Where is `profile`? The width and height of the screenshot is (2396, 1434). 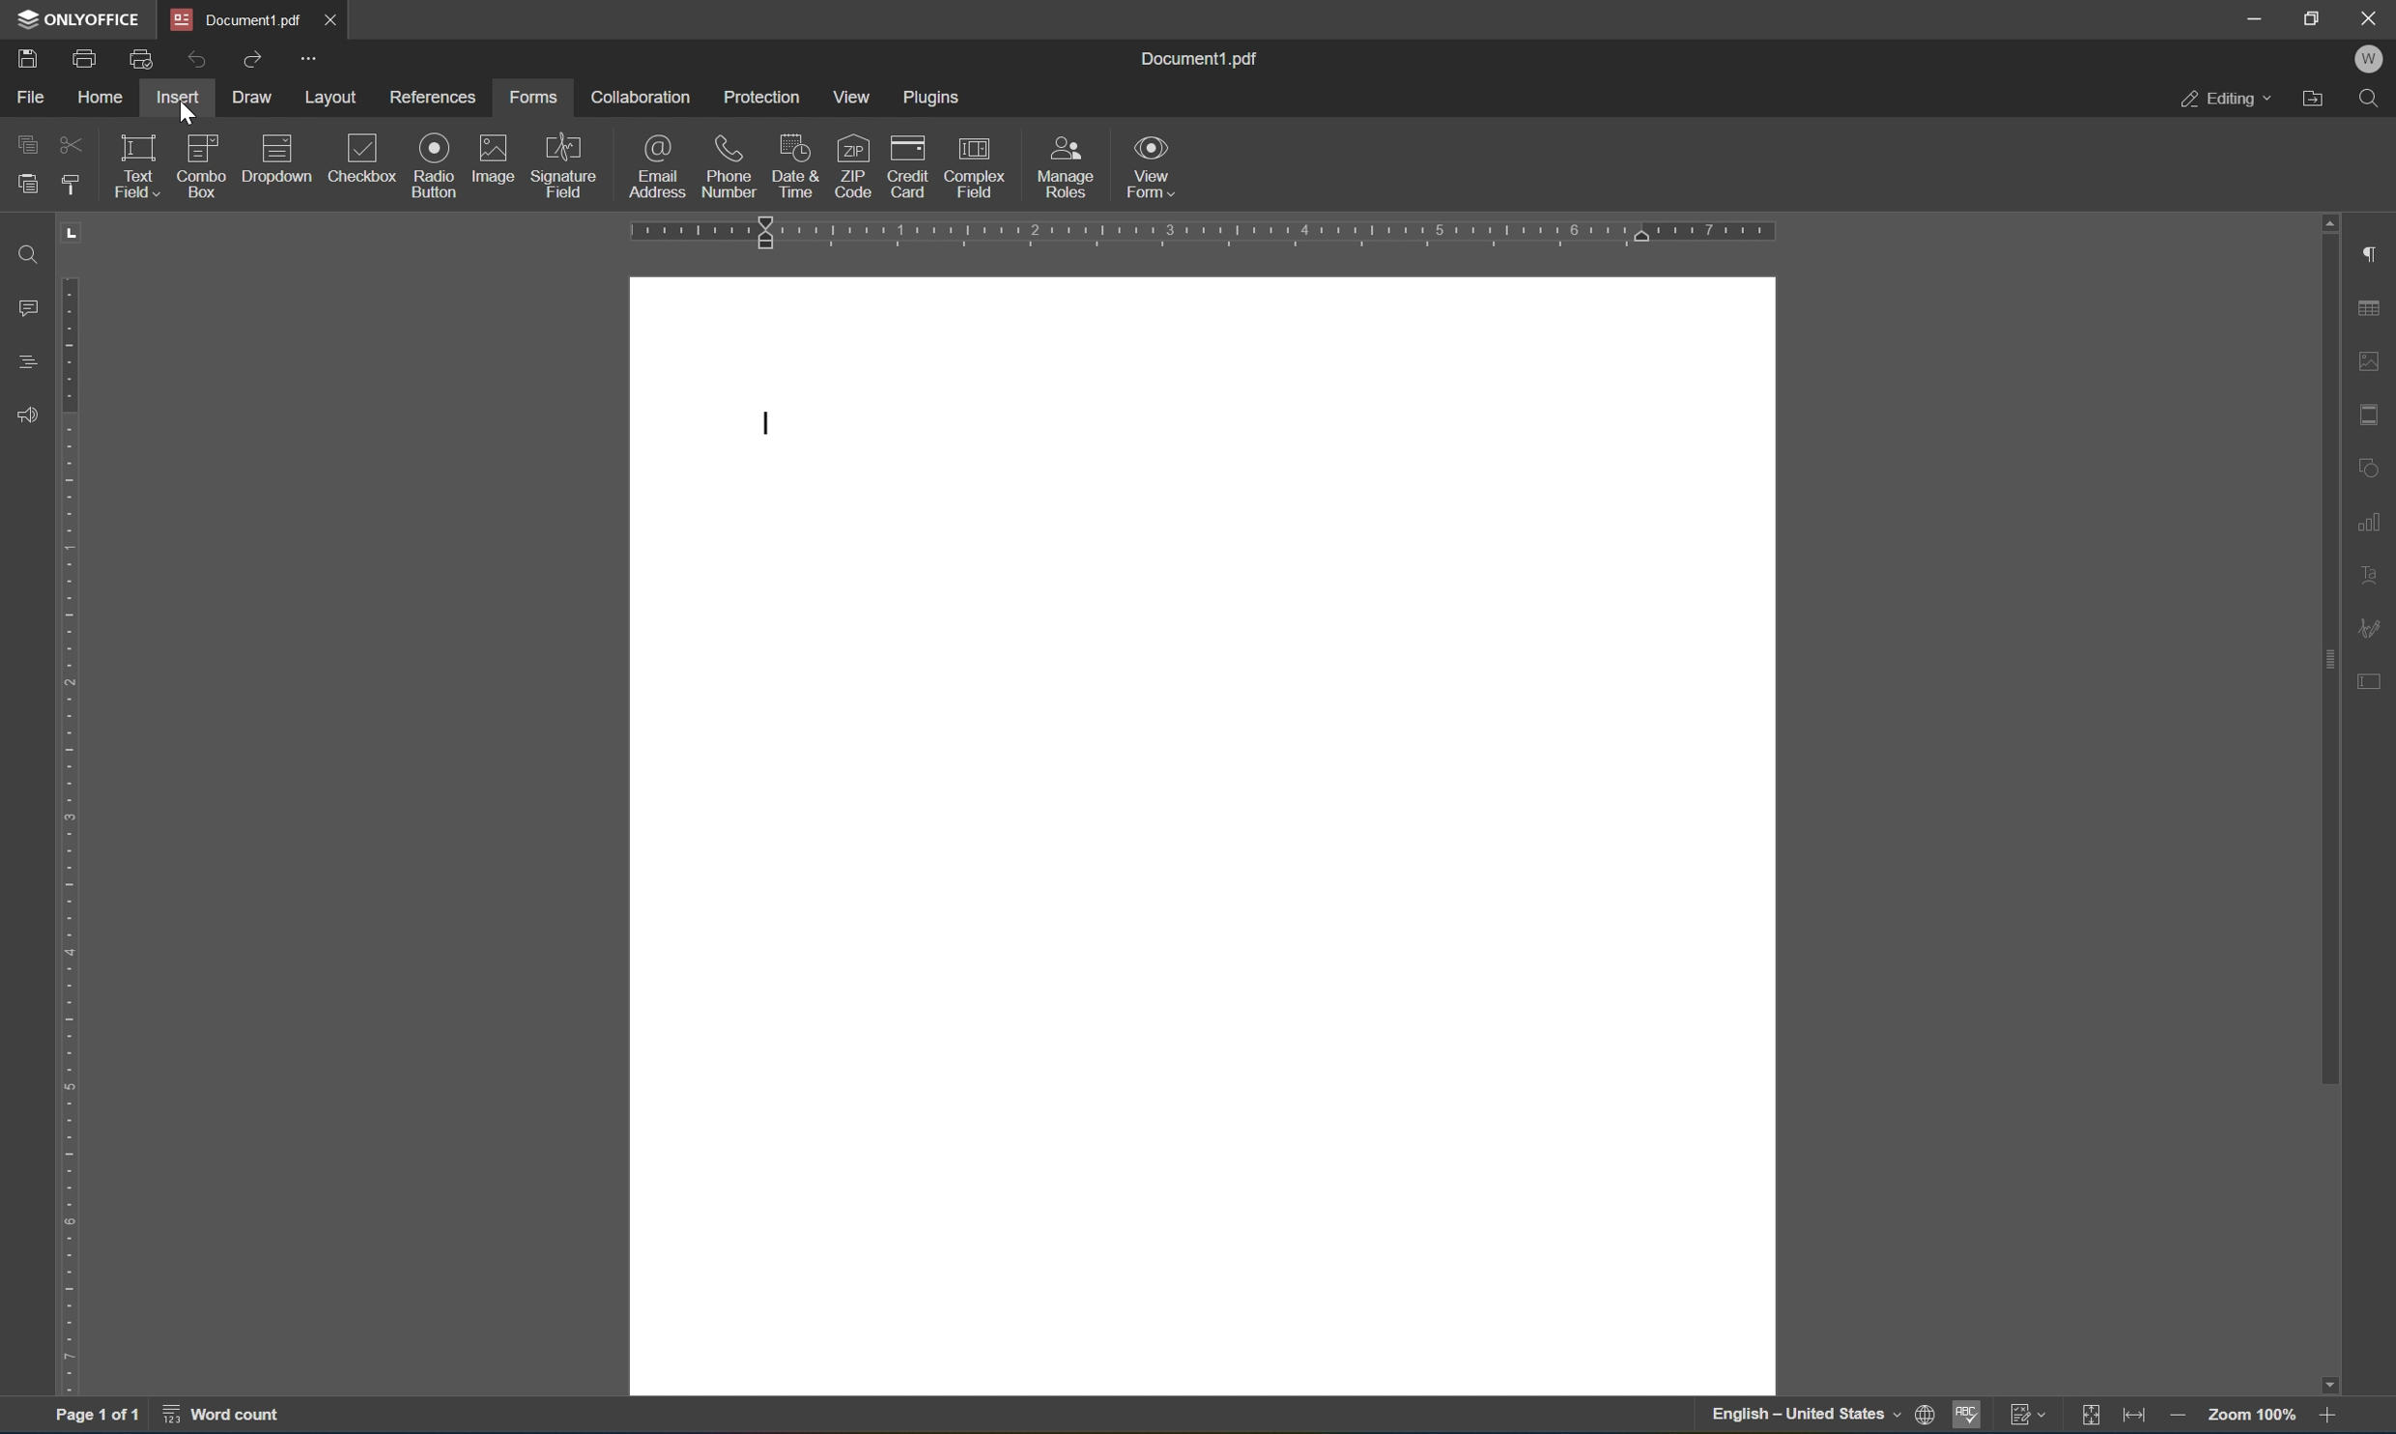 profile is located at coordinates (2374, 61).